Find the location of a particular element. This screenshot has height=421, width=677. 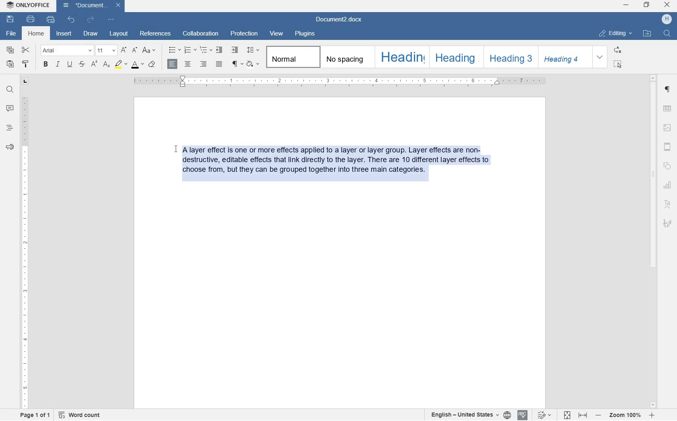

undo is located at coordinates (71, 19).